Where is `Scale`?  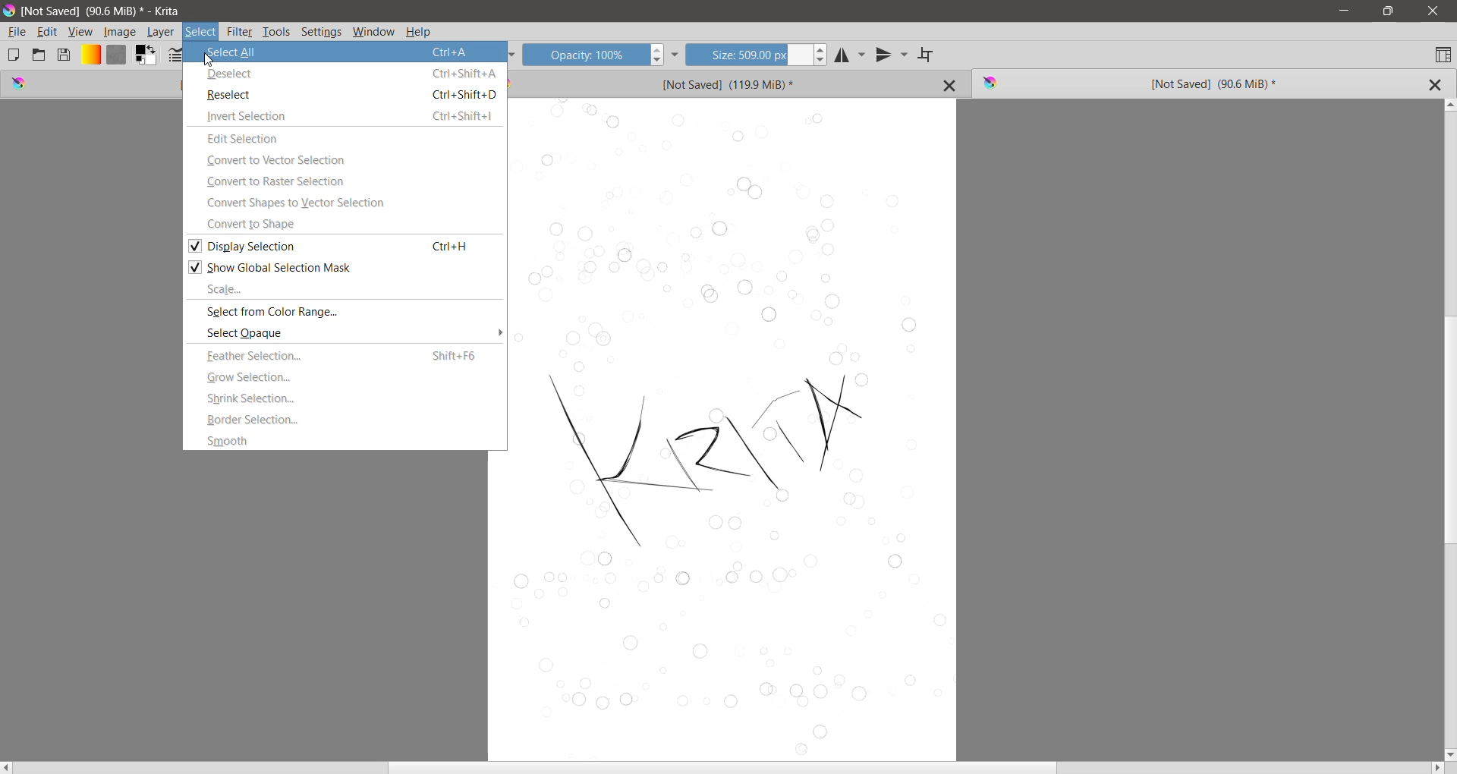
Scale is located at coordinates (345, 288).